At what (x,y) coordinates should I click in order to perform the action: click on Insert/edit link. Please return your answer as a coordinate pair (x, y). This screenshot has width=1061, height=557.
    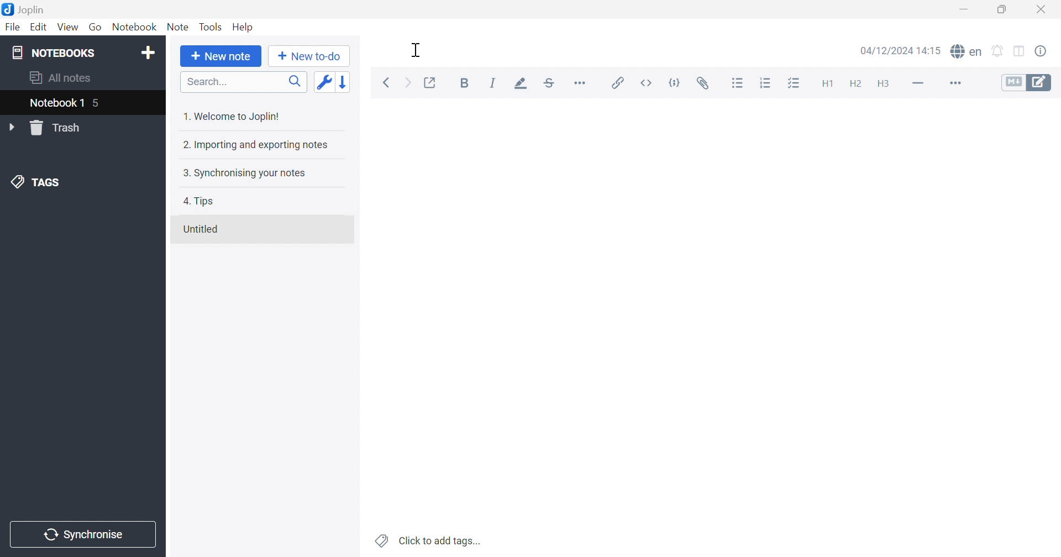
    Looking at the image, I should click on (616, 83).